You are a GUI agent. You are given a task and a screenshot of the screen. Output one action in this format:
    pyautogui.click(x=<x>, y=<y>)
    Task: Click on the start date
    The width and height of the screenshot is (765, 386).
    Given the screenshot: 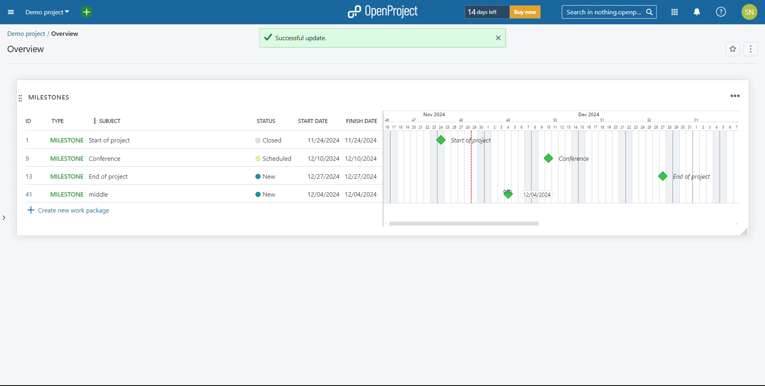 What is the action you would take?
    pyautogui.click(x=314, y=121)
    